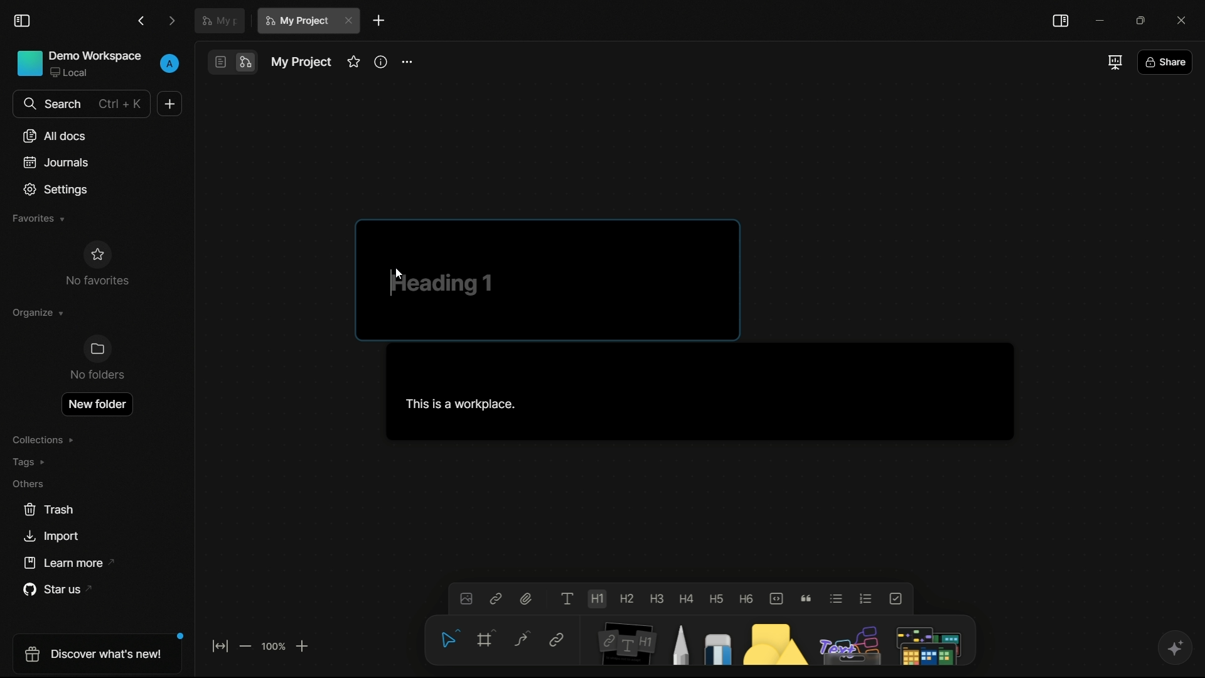 The image size is (1205, 678). I want to click on document tab, so click(220, 19).